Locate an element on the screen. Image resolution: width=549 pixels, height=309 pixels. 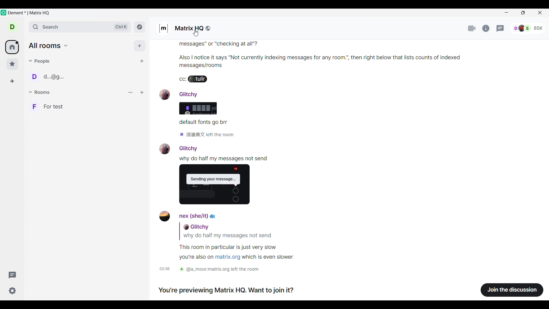
room information is located at coordinates (487, 28).